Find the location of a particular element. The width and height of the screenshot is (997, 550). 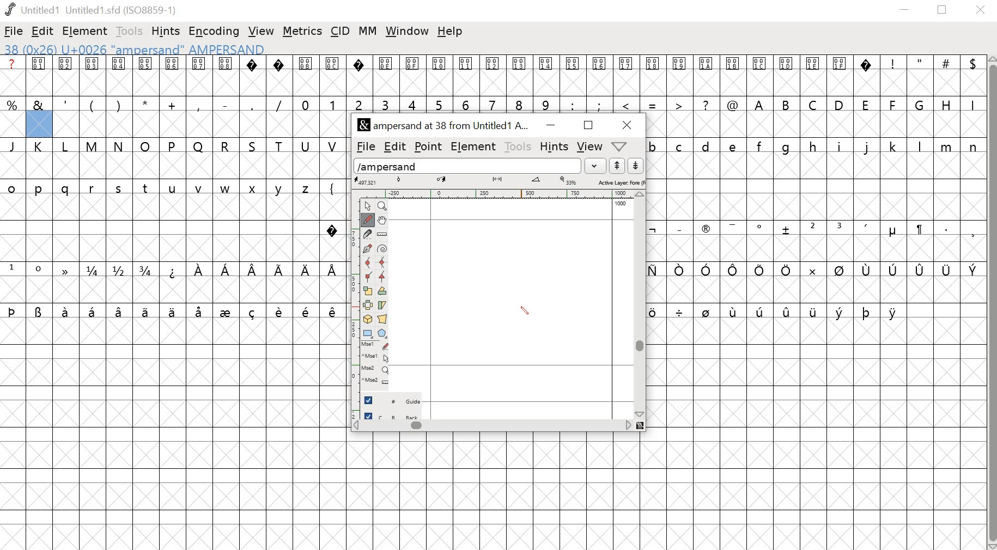

drag out its control points  is located at coordinates (367, 249).